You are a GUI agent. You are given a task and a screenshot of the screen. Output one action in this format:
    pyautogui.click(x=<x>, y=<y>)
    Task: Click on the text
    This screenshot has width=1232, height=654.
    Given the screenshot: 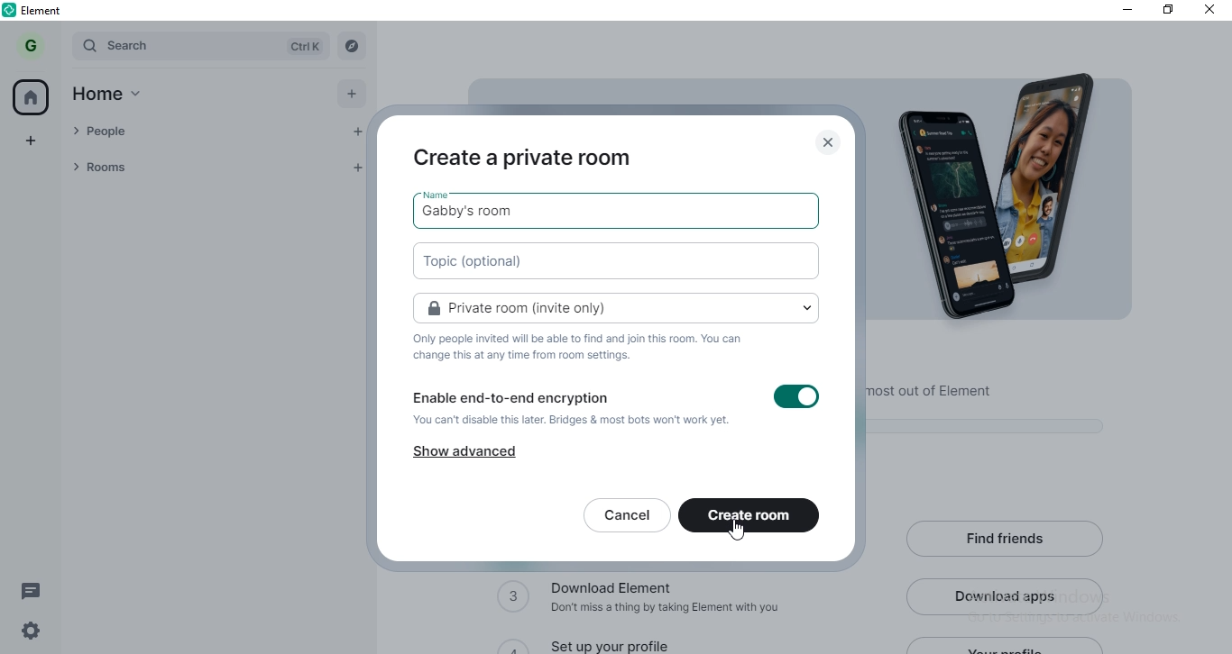 What is the action you would take?
    pyautogui.click(x=584, y=348)
    